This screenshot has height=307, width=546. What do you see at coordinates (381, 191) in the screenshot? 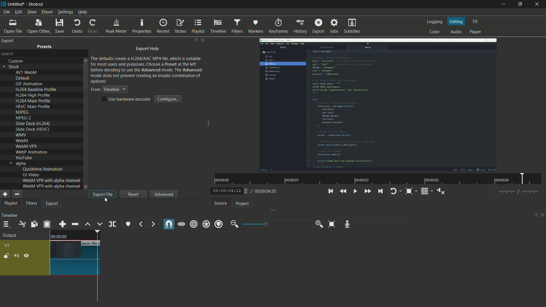
I see `skip to the next point` at bounding box center [381, 191].